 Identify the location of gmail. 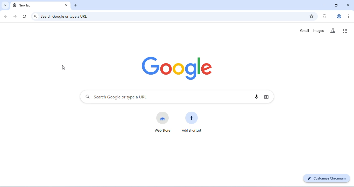
(305, 31).